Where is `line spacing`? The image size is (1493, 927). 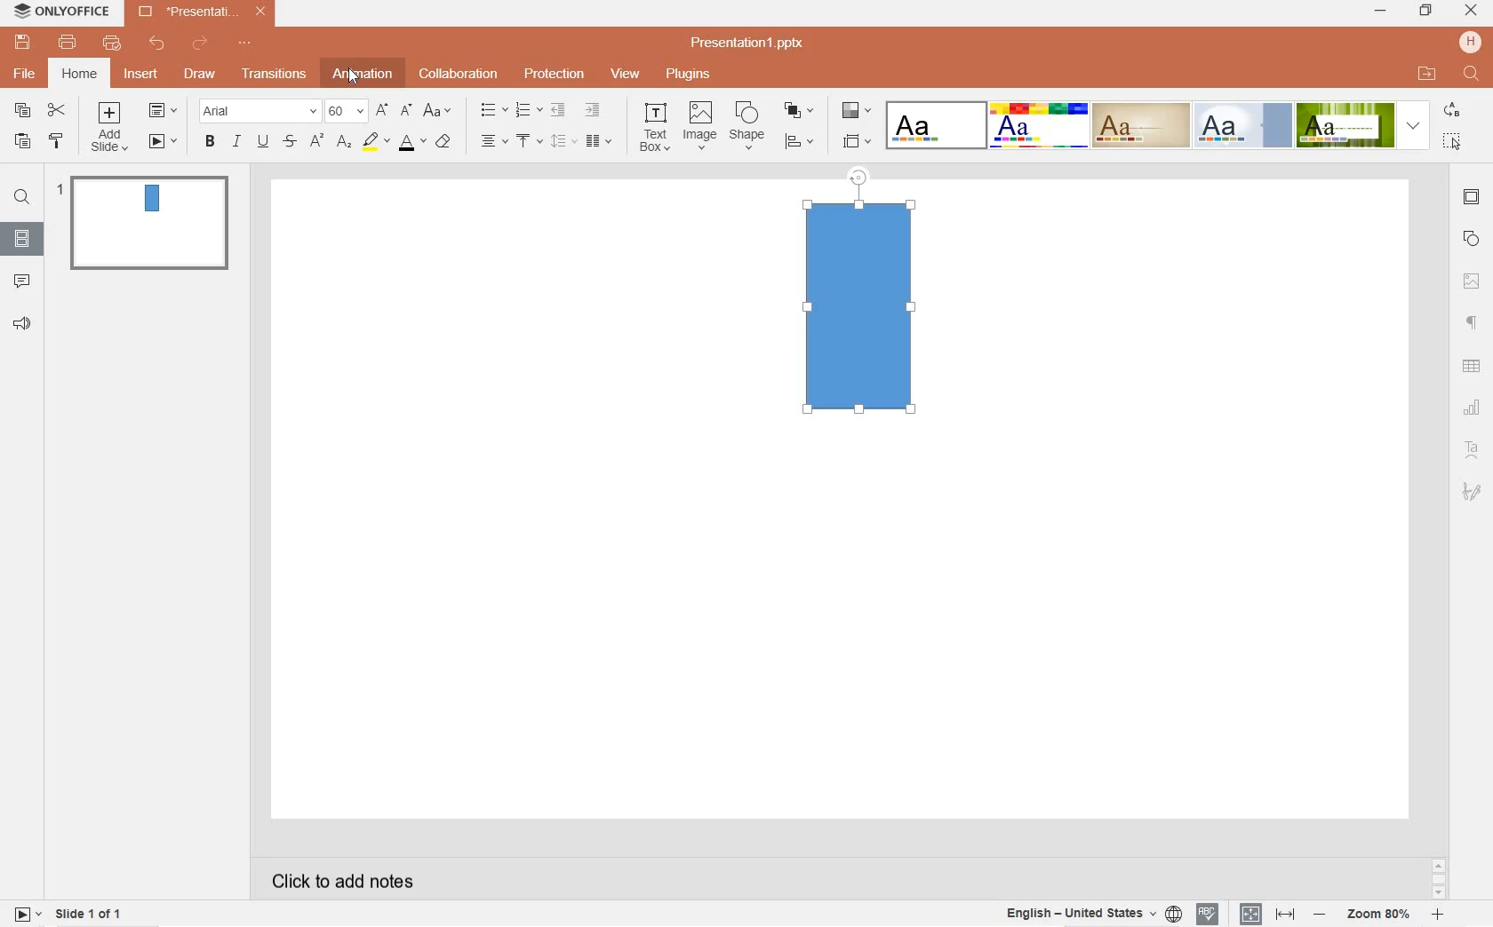
line spacing is located at coordinates (562, 140).